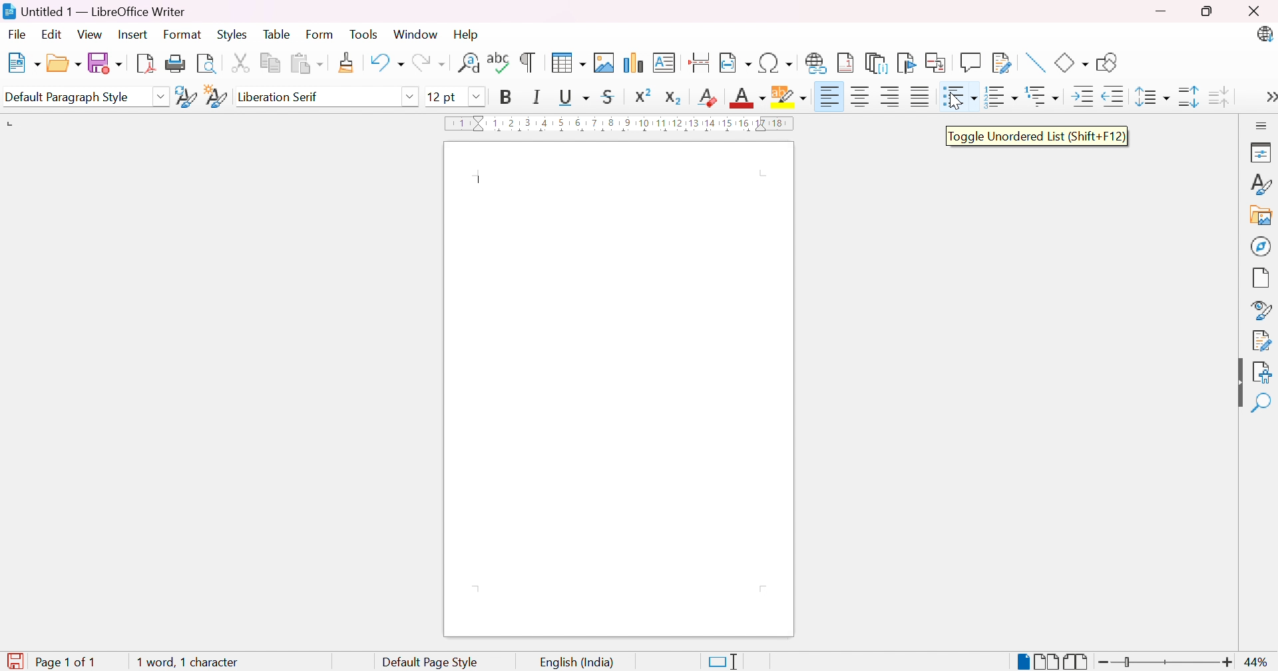  I want to click on Align center, so click(863, 97).